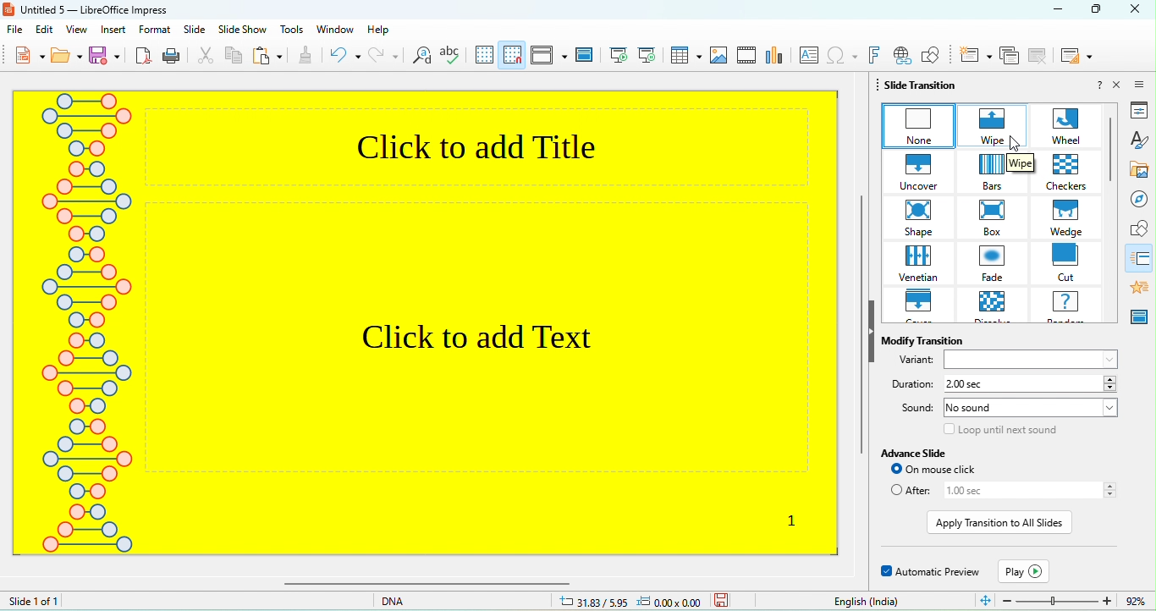  Describe the element at coordinates (909, 384) in the screenshot. I see `duration` at that location.